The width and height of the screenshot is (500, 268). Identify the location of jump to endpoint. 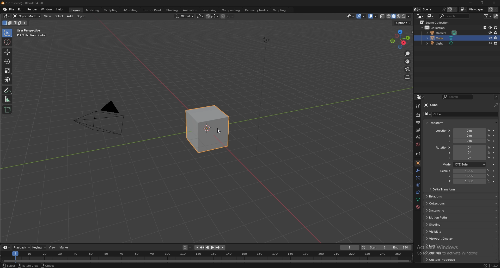
(197, 248).